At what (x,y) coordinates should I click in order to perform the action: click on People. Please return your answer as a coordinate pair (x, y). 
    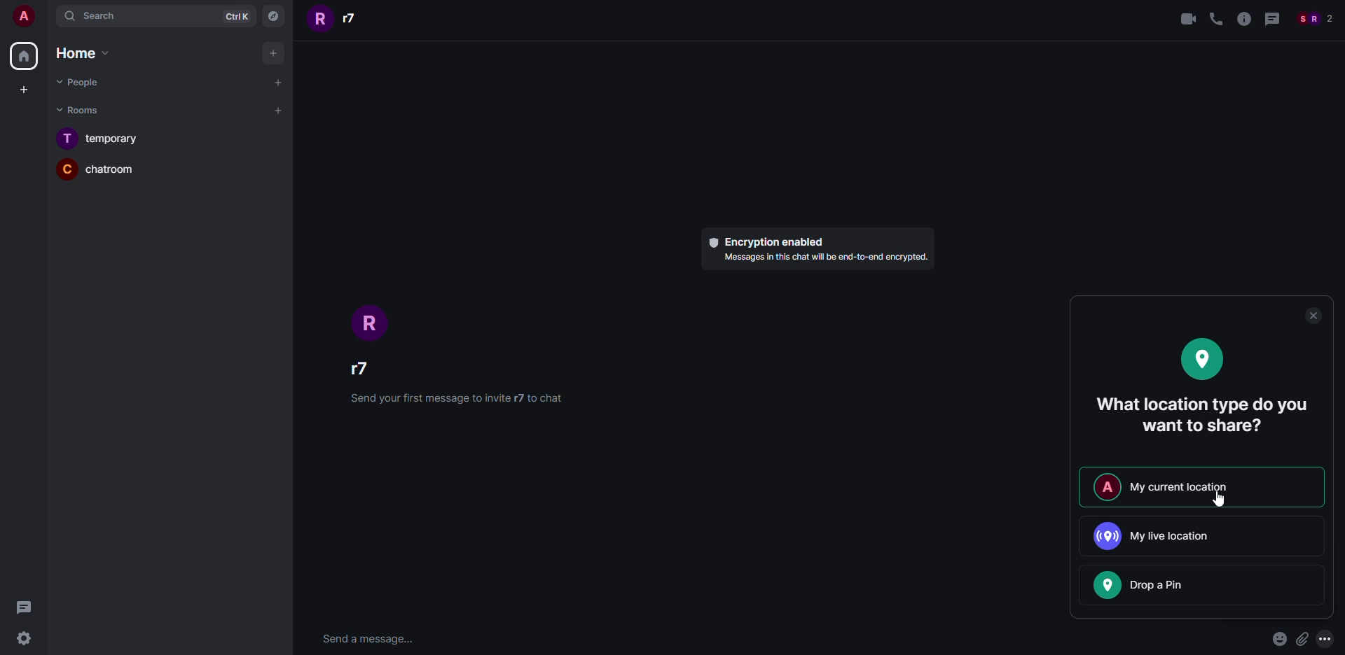
    Looking at the image, I should click on (1314, 20).